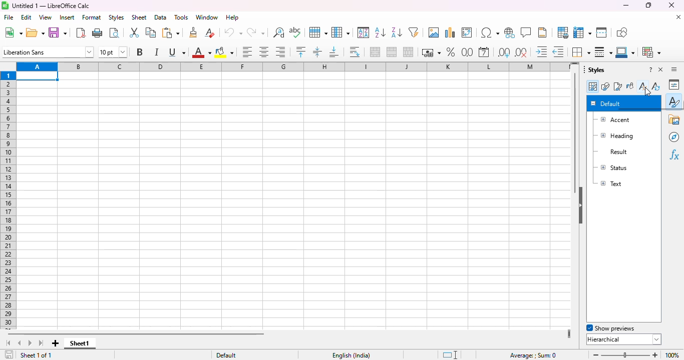 The width and height of the screenshot is (684, 360). Describe the element at coordinates (247, 51) in the screenshot. I see `align left` at that location.